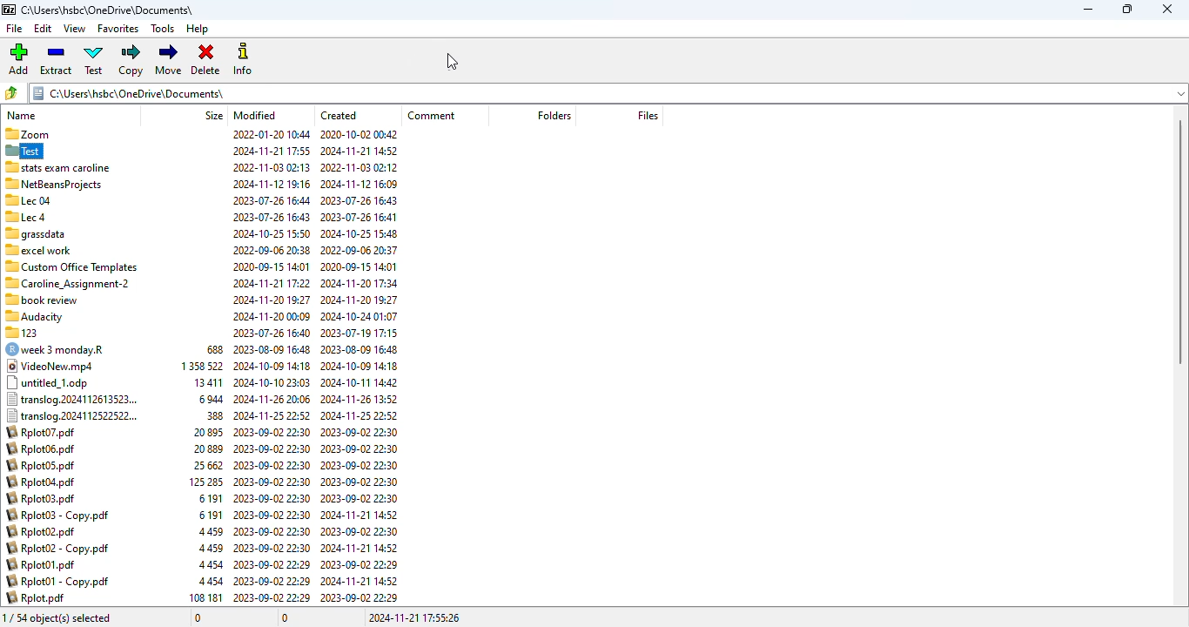 This screenshot has height=627, width=1189. Describe the element at coordinates (197, 29) in the screenshot. I see `help` at that location.